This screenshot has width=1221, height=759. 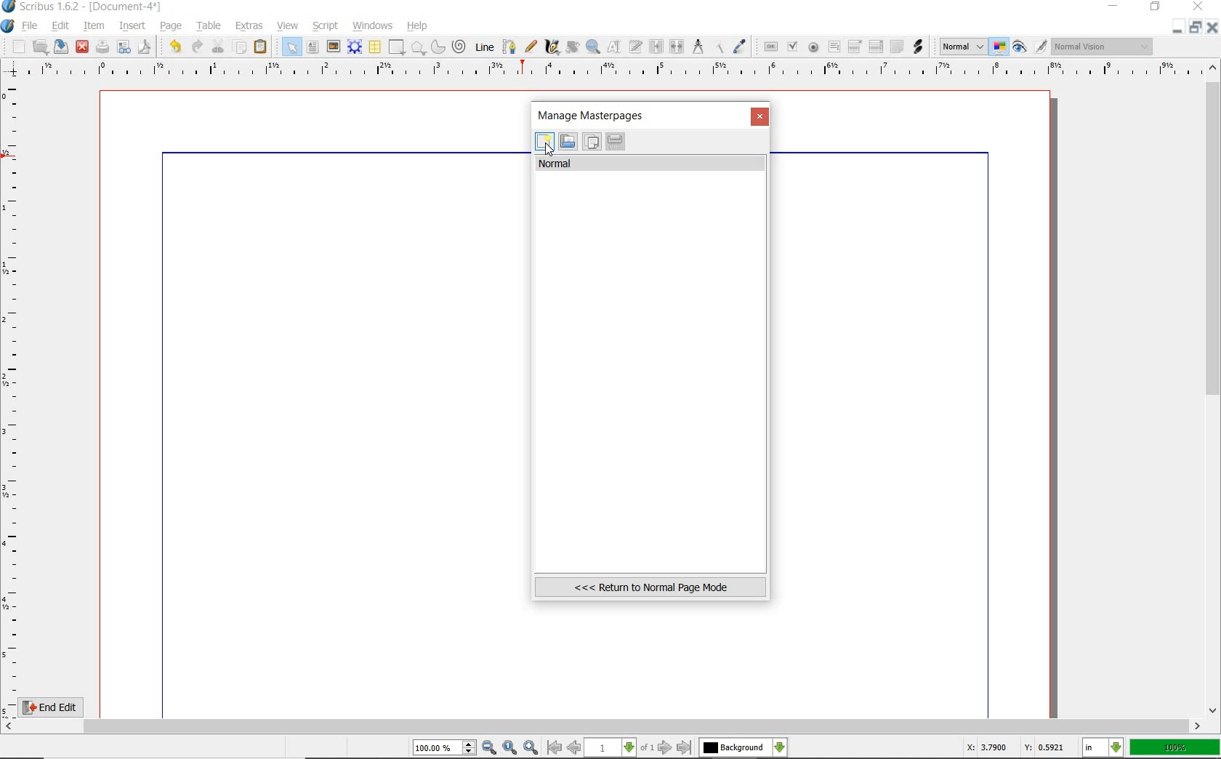 What do you see at coordinates (31, 26) in the screenshot?
I see `file` at bounding box center [31, 26].